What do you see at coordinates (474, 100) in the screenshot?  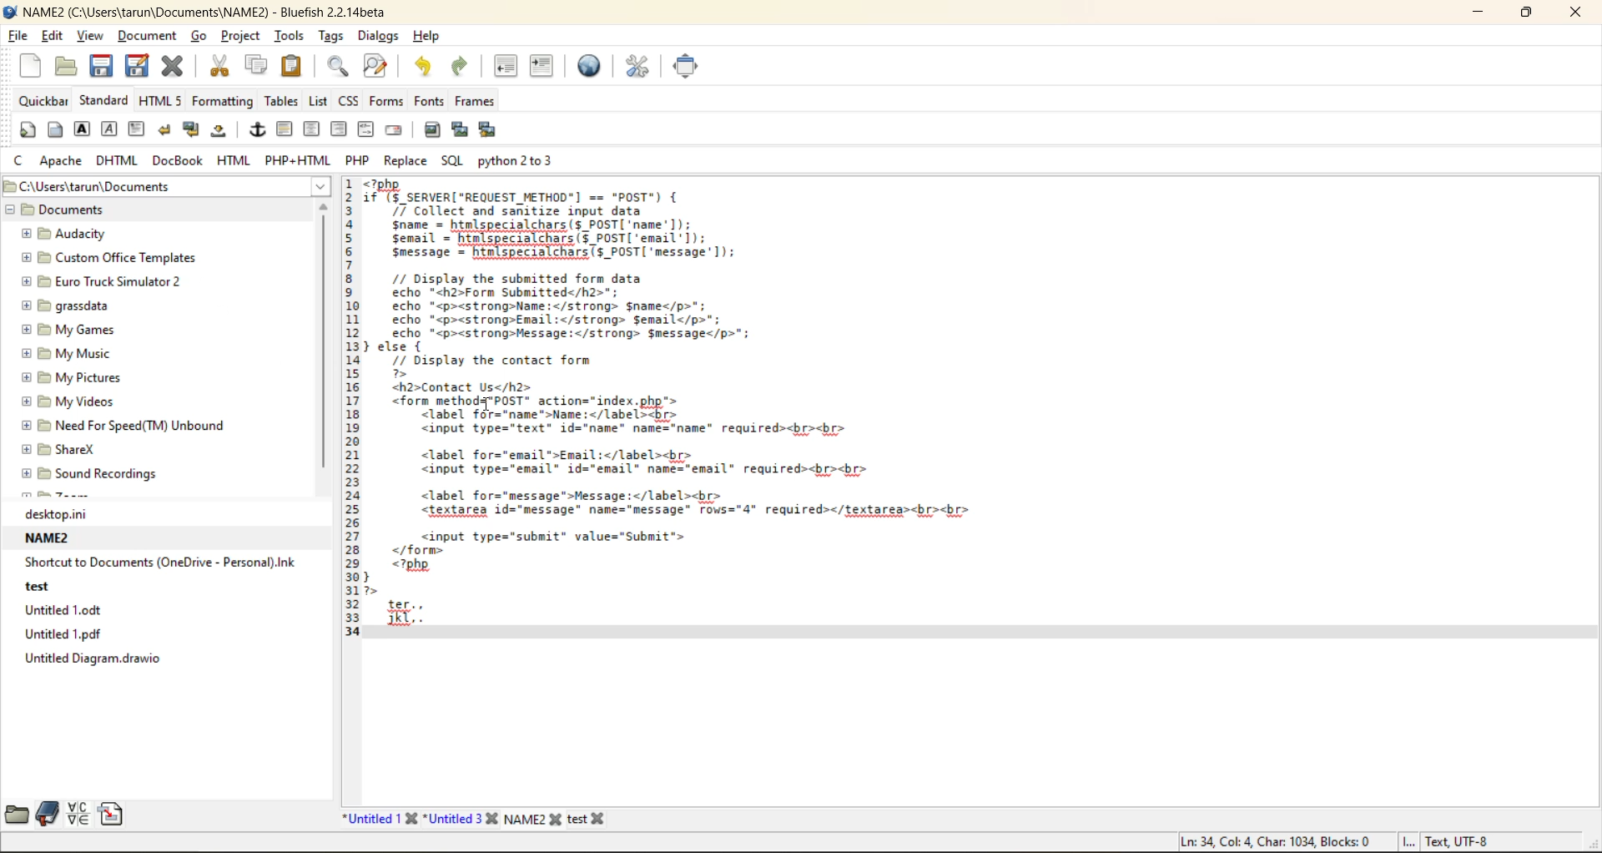 I see `frames` at bounding box center [474, 100].